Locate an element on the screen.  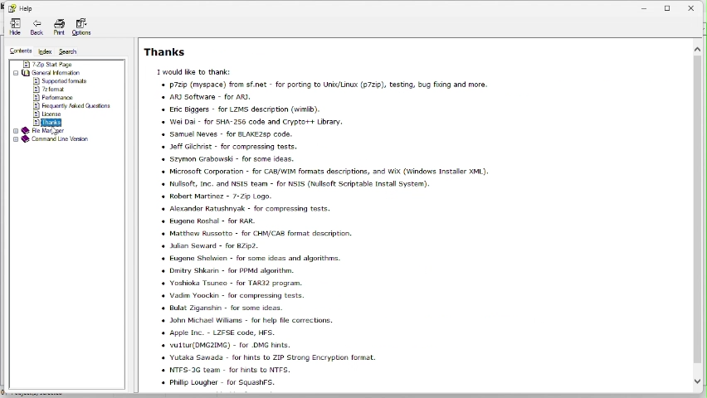
Frequently asked questions is located at coordinates (74, 106).